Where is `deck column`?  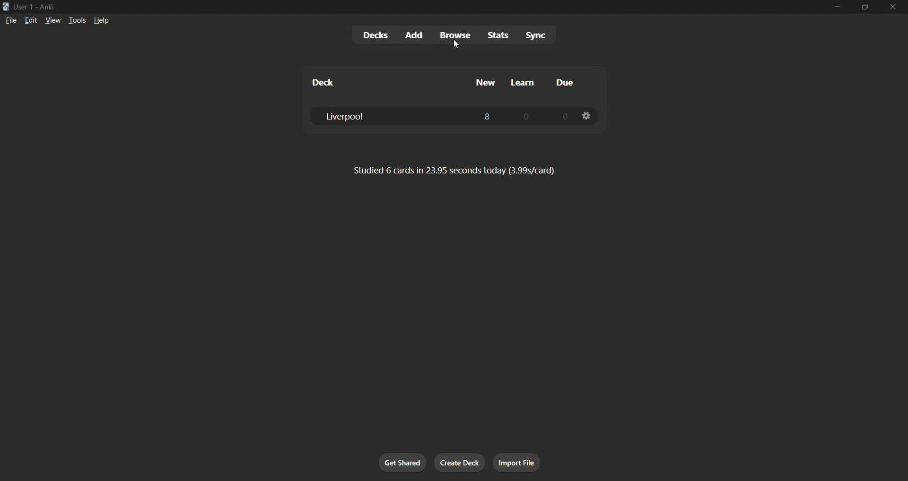
deck column is located at coordinates (380, 82).